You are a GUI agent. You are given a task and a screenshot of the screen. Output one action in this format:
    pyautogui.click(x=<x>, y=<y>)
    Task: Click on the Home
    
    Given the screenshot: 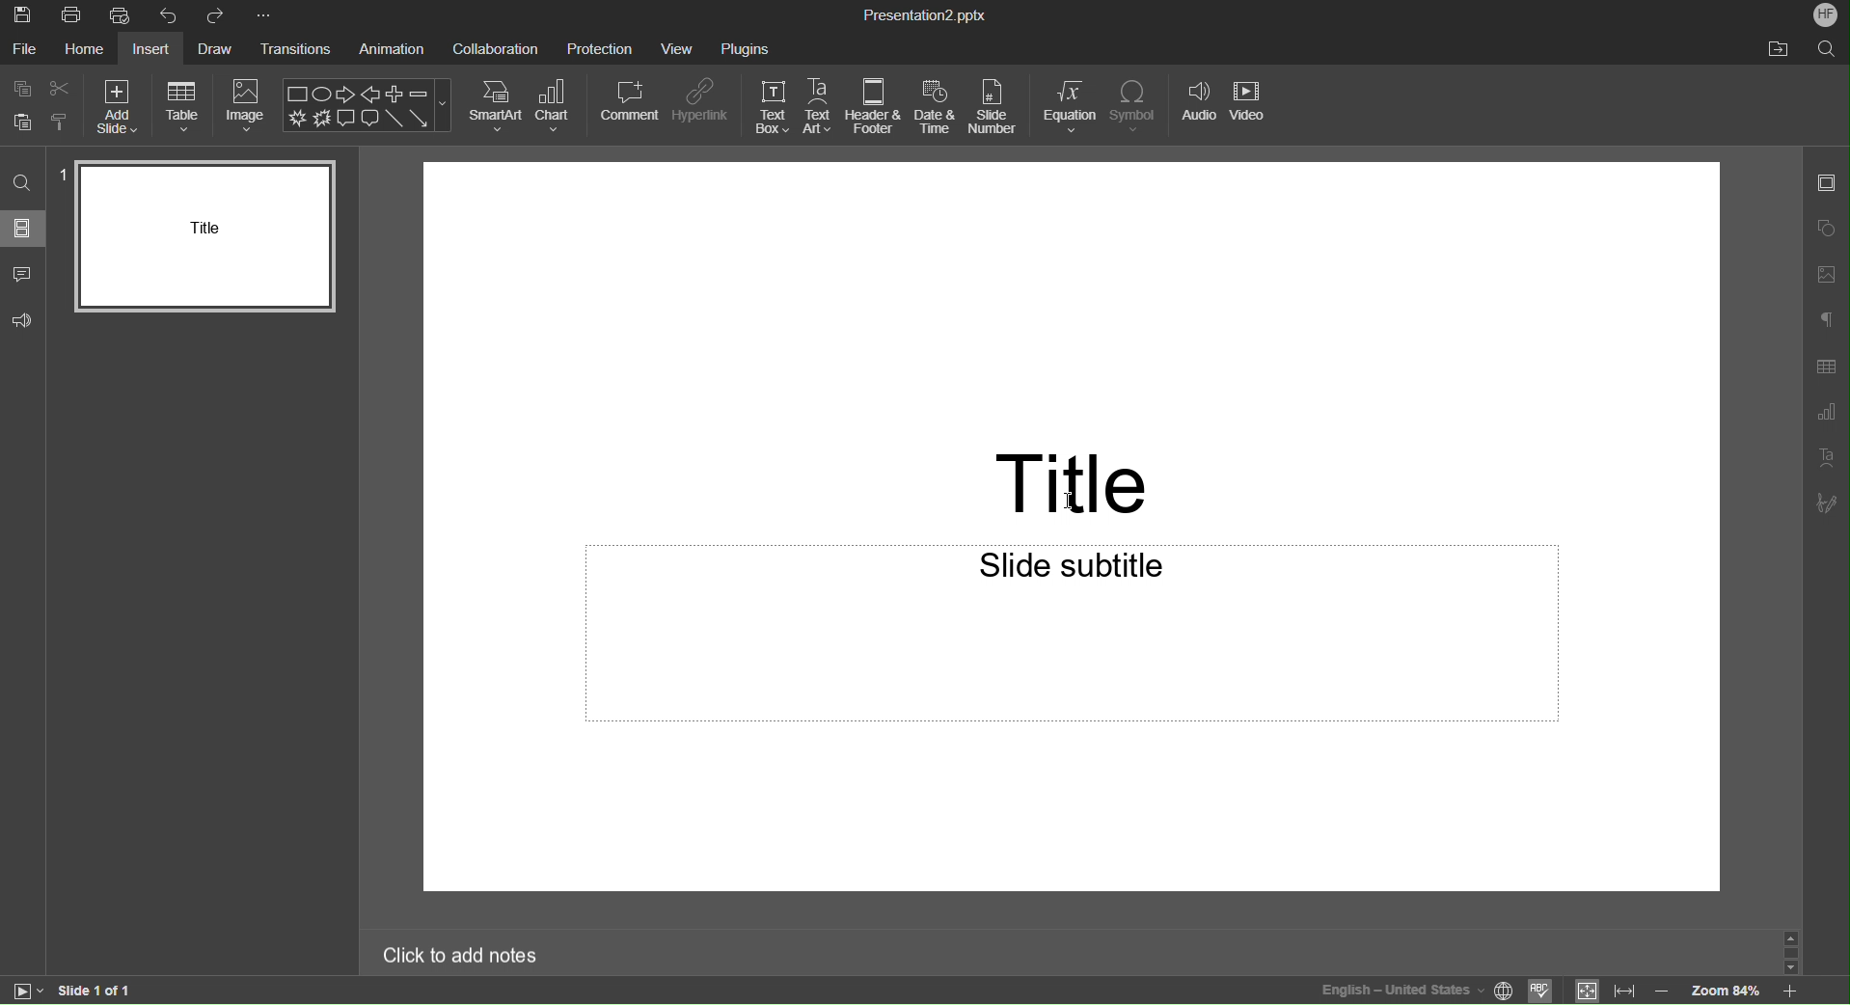 What is the action you would take?
    pyautogui.click(x=84, y=50)
    